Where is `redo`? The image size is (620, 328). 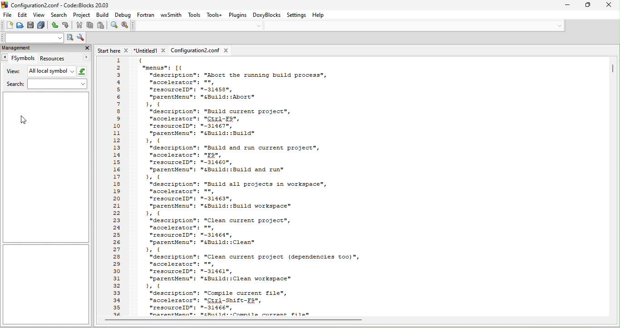 redo is located at coordinates (67, 25).